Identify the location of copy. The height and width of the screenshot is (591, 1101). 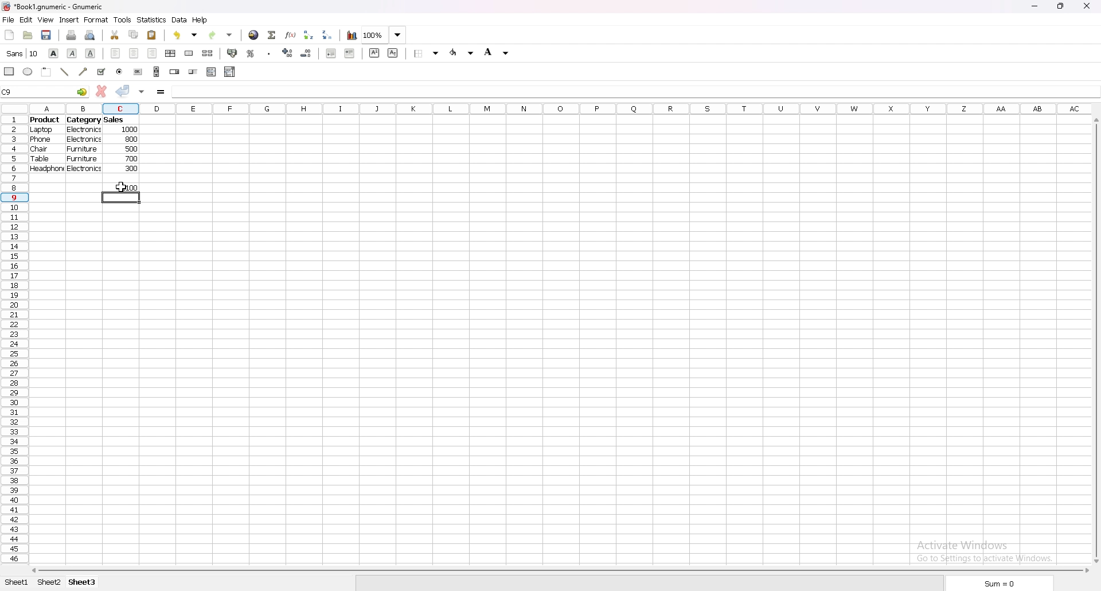
(134, 34).